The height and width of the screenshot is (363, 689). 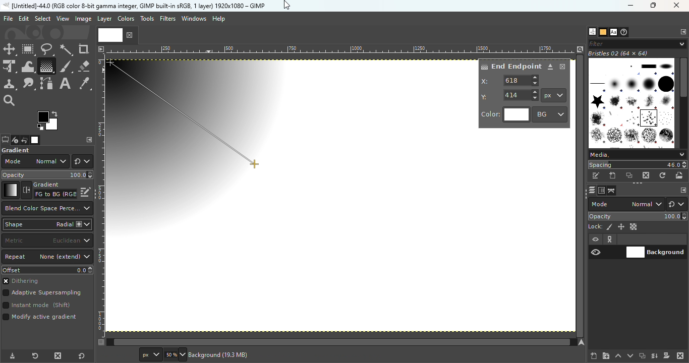 I want to click on Eraser tool, so click(x=84, y=64).